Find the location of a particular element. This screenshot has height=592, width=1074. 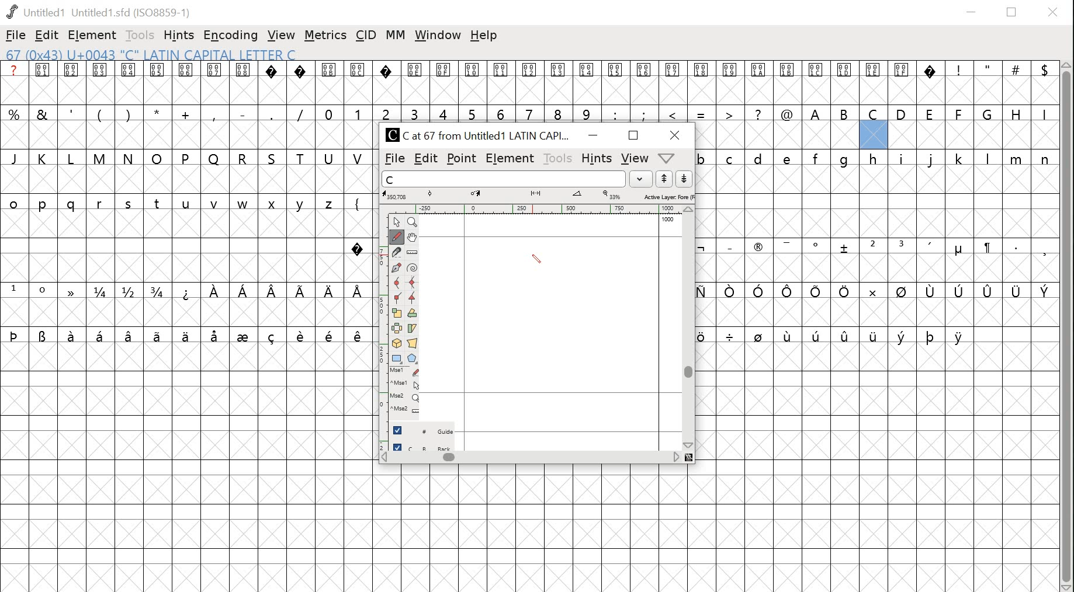

mouse wheel is located at coordinates (406, 399).